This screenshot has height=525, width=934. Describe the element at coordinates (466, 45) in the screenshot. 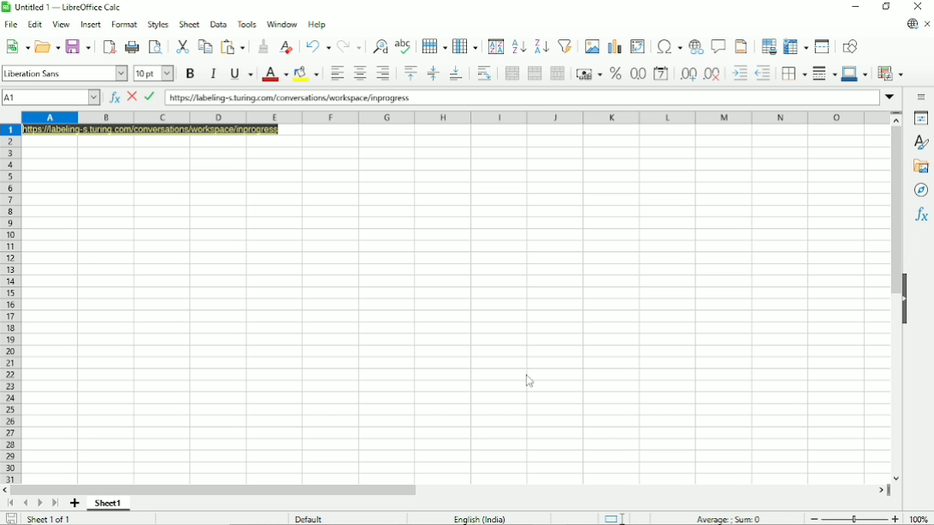

I see `Column` at that location.